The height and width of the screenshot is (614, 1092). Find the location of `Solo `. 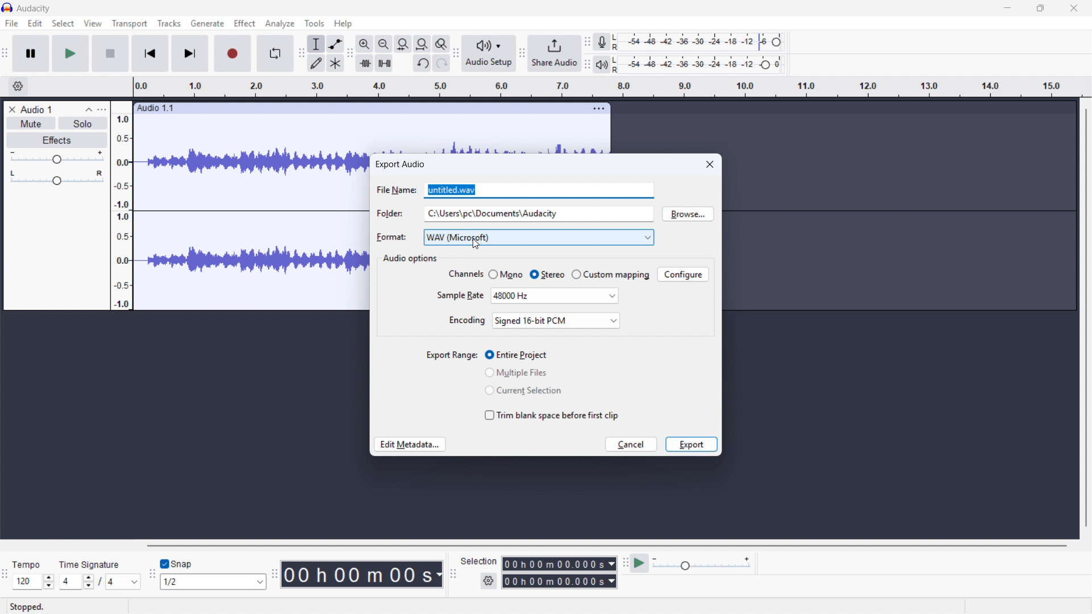

Solo  is located at coordinates (82, 123).